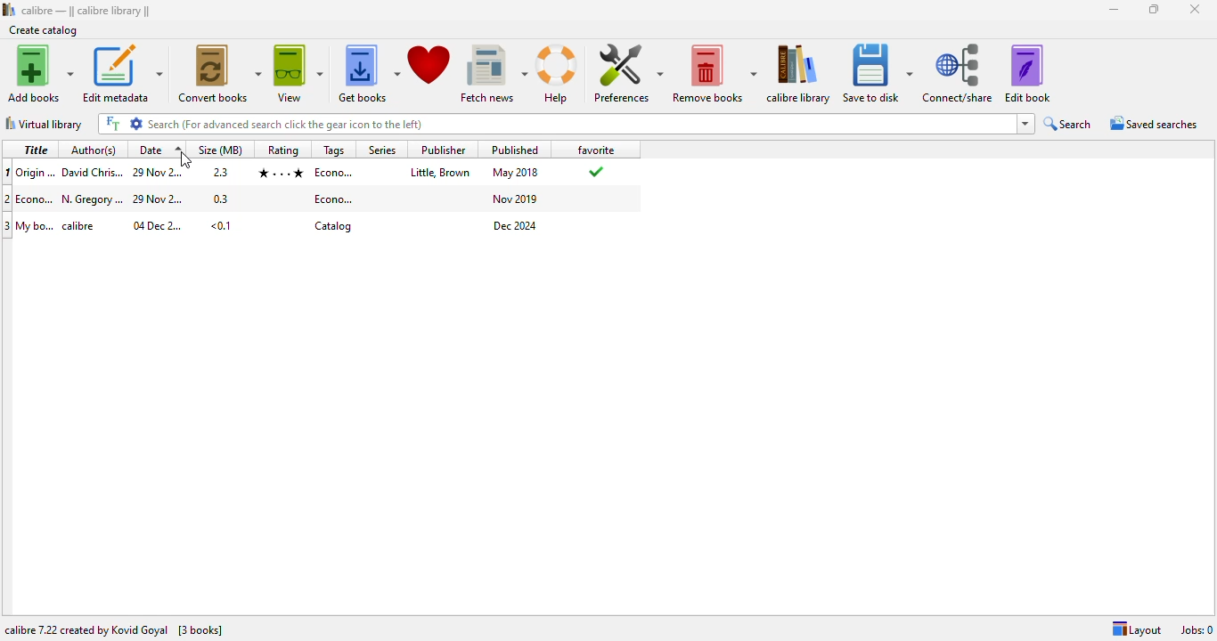  What do you see at coordinates (798, 73) in the screenshot?
I see `calibre library` at bounding box center [798, 73].